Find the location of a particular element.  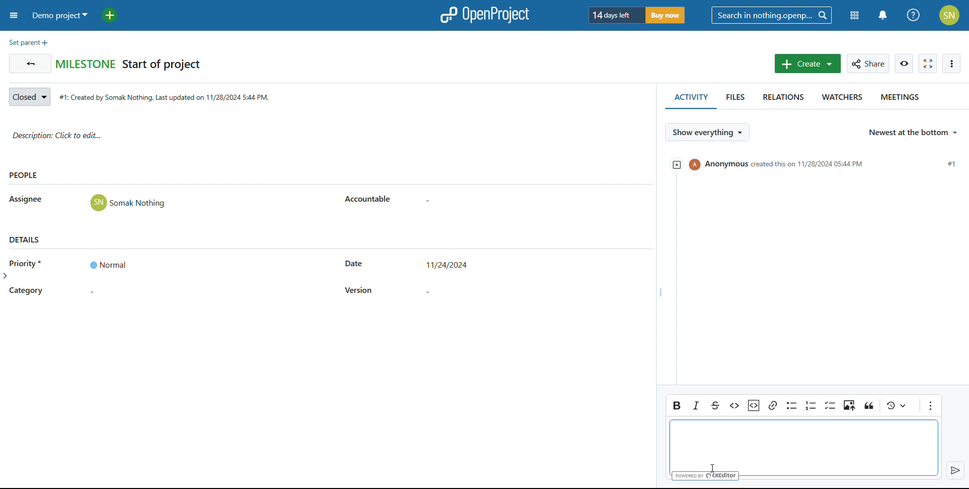

search is located at coordinates (772, 15).